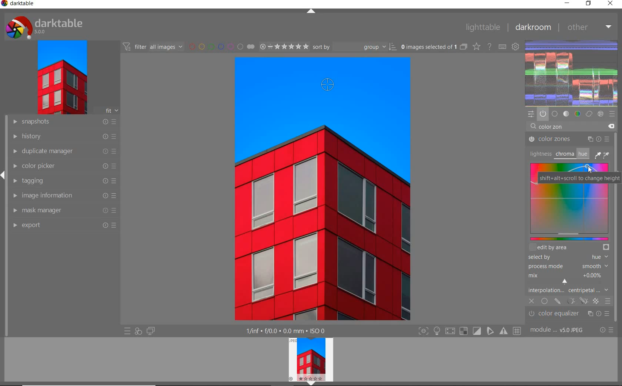  What do you see at coordinates (477, 47) in the screenshot?
I see `change type of overlays` at bounding box center [477, 47].